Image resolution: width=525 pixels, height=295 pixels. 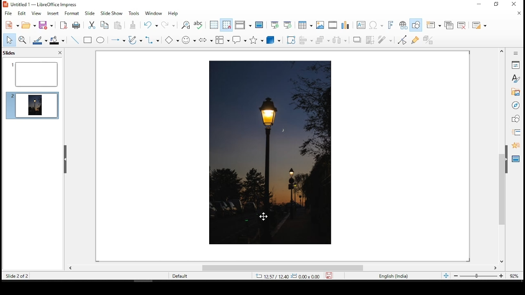 I want to click on print, so click(x=76, y=25).